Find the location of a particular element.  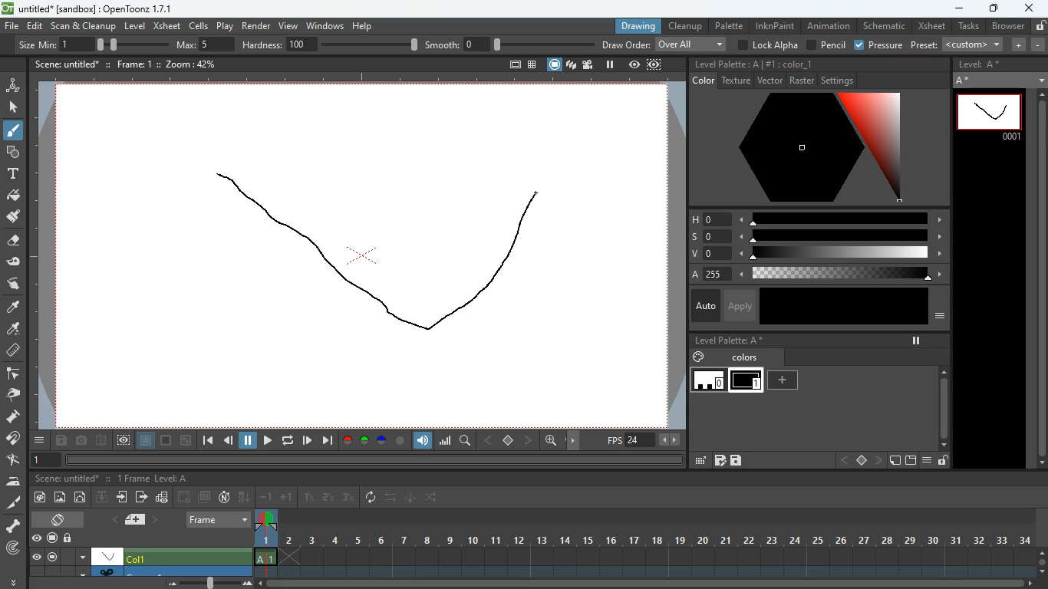

color  is located at coordinates (842, 307).